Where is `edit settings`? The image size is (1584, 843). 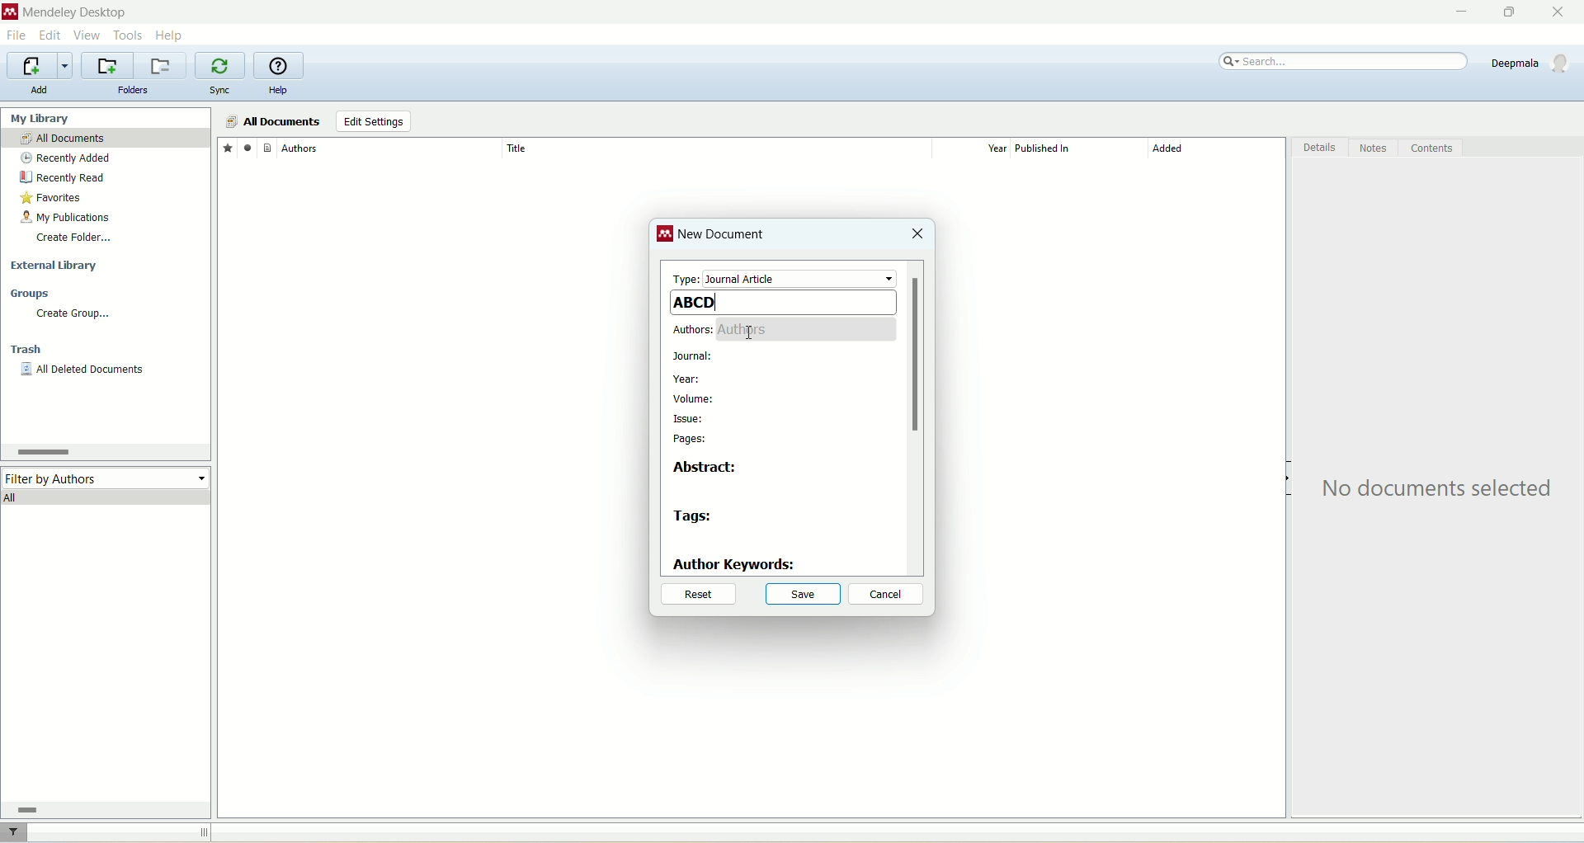 edit settings is located at coordinates (373, 122).